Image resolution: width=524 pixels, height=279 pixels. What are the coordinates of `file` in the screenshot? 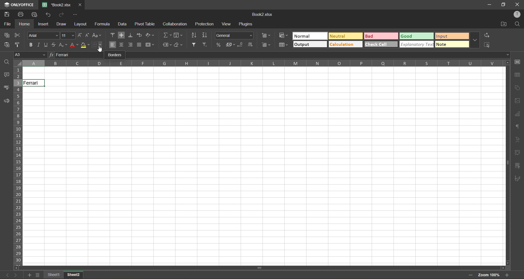 It's located at (7, 24).